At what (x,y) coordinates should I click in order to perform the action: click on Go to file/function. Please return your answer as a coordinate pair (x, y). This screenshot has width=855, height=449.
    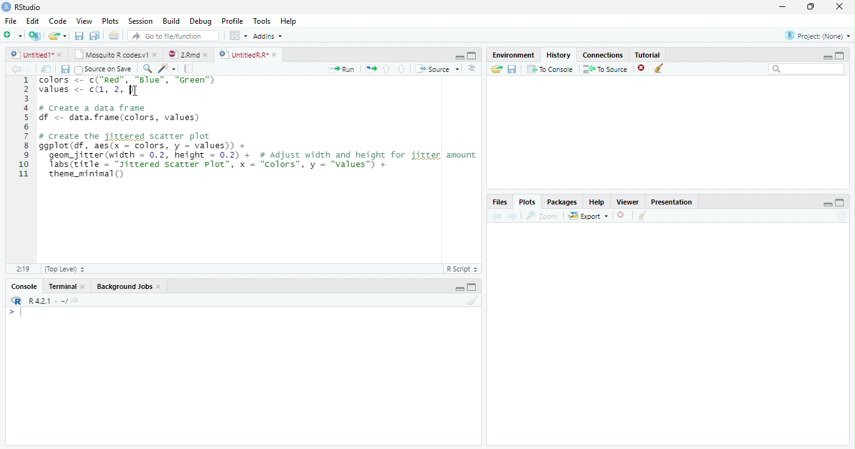
    Looking at the image, I should click on (173, 36).